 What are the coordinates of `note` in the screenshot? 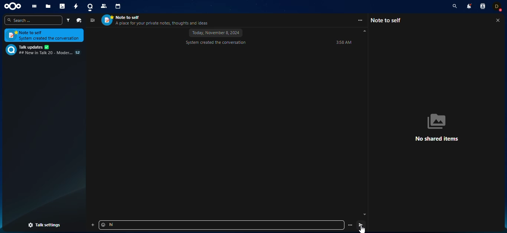 It's located at (388, 20).